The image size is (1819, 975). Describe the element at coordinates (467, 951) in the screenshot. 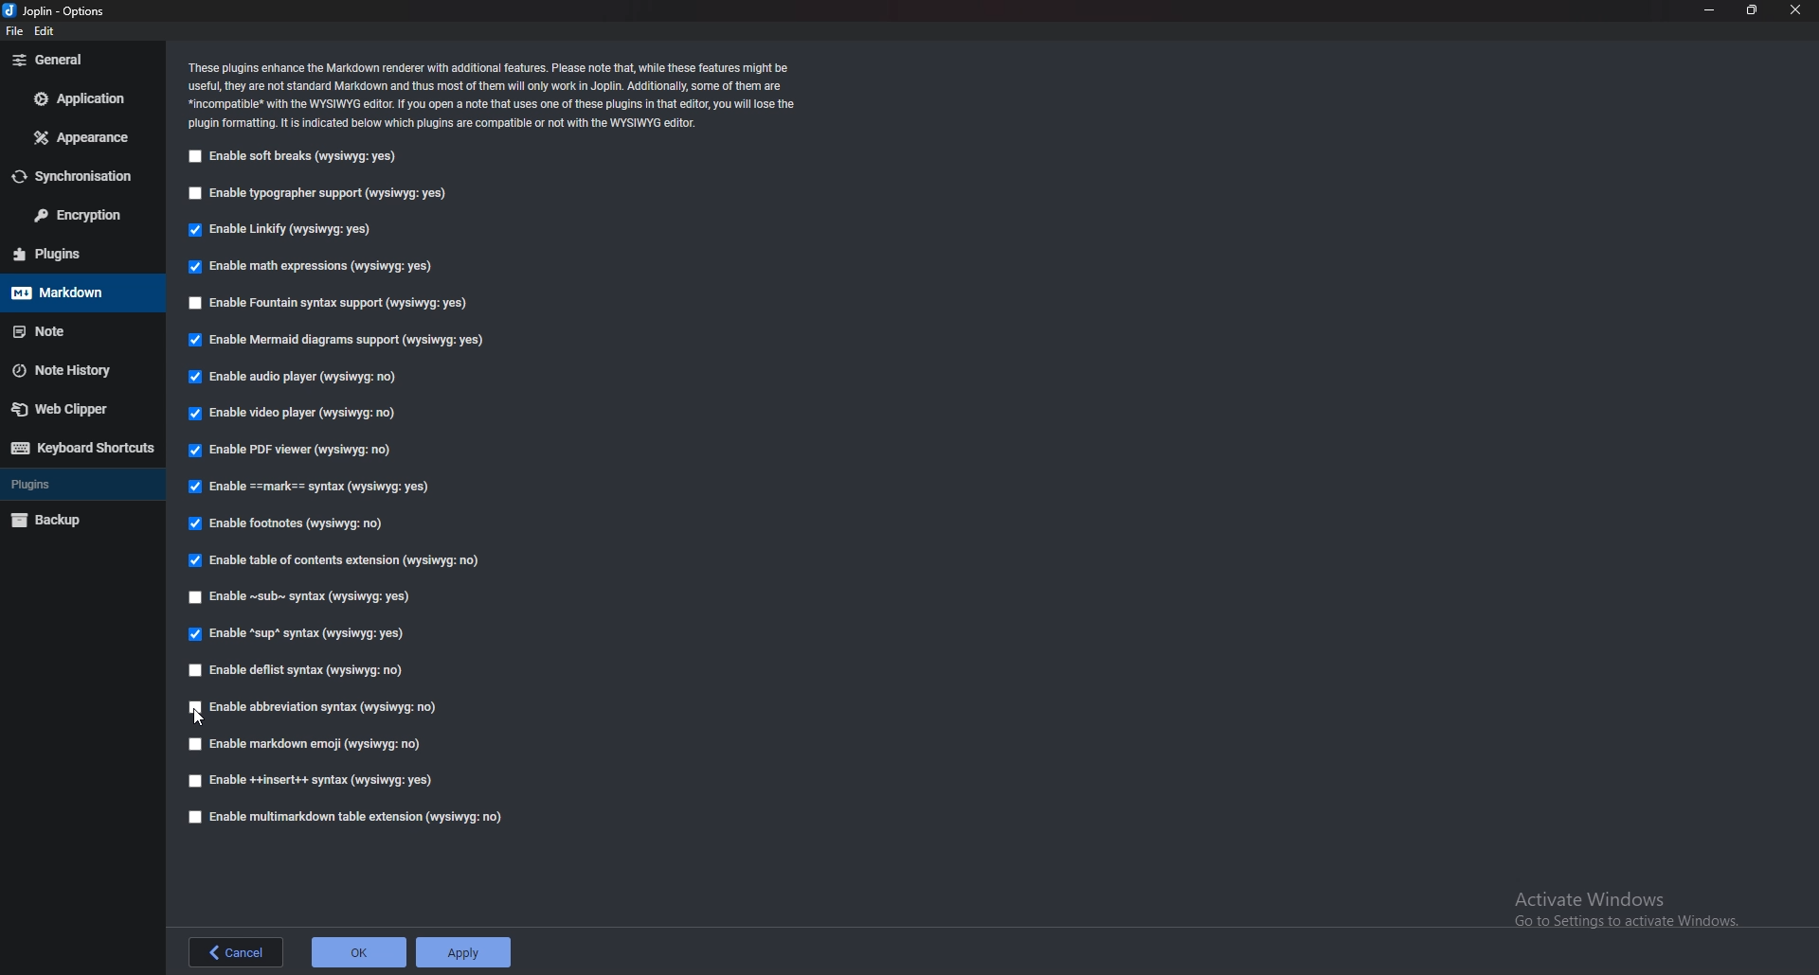

I see `apply` at that location.